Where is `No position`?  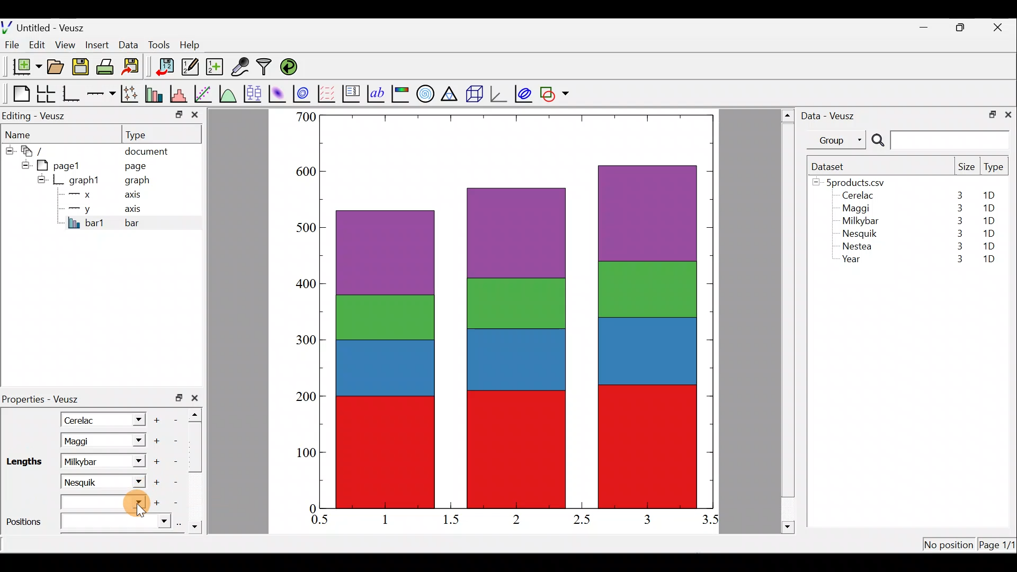
No position is located at coordinates (949, 546).